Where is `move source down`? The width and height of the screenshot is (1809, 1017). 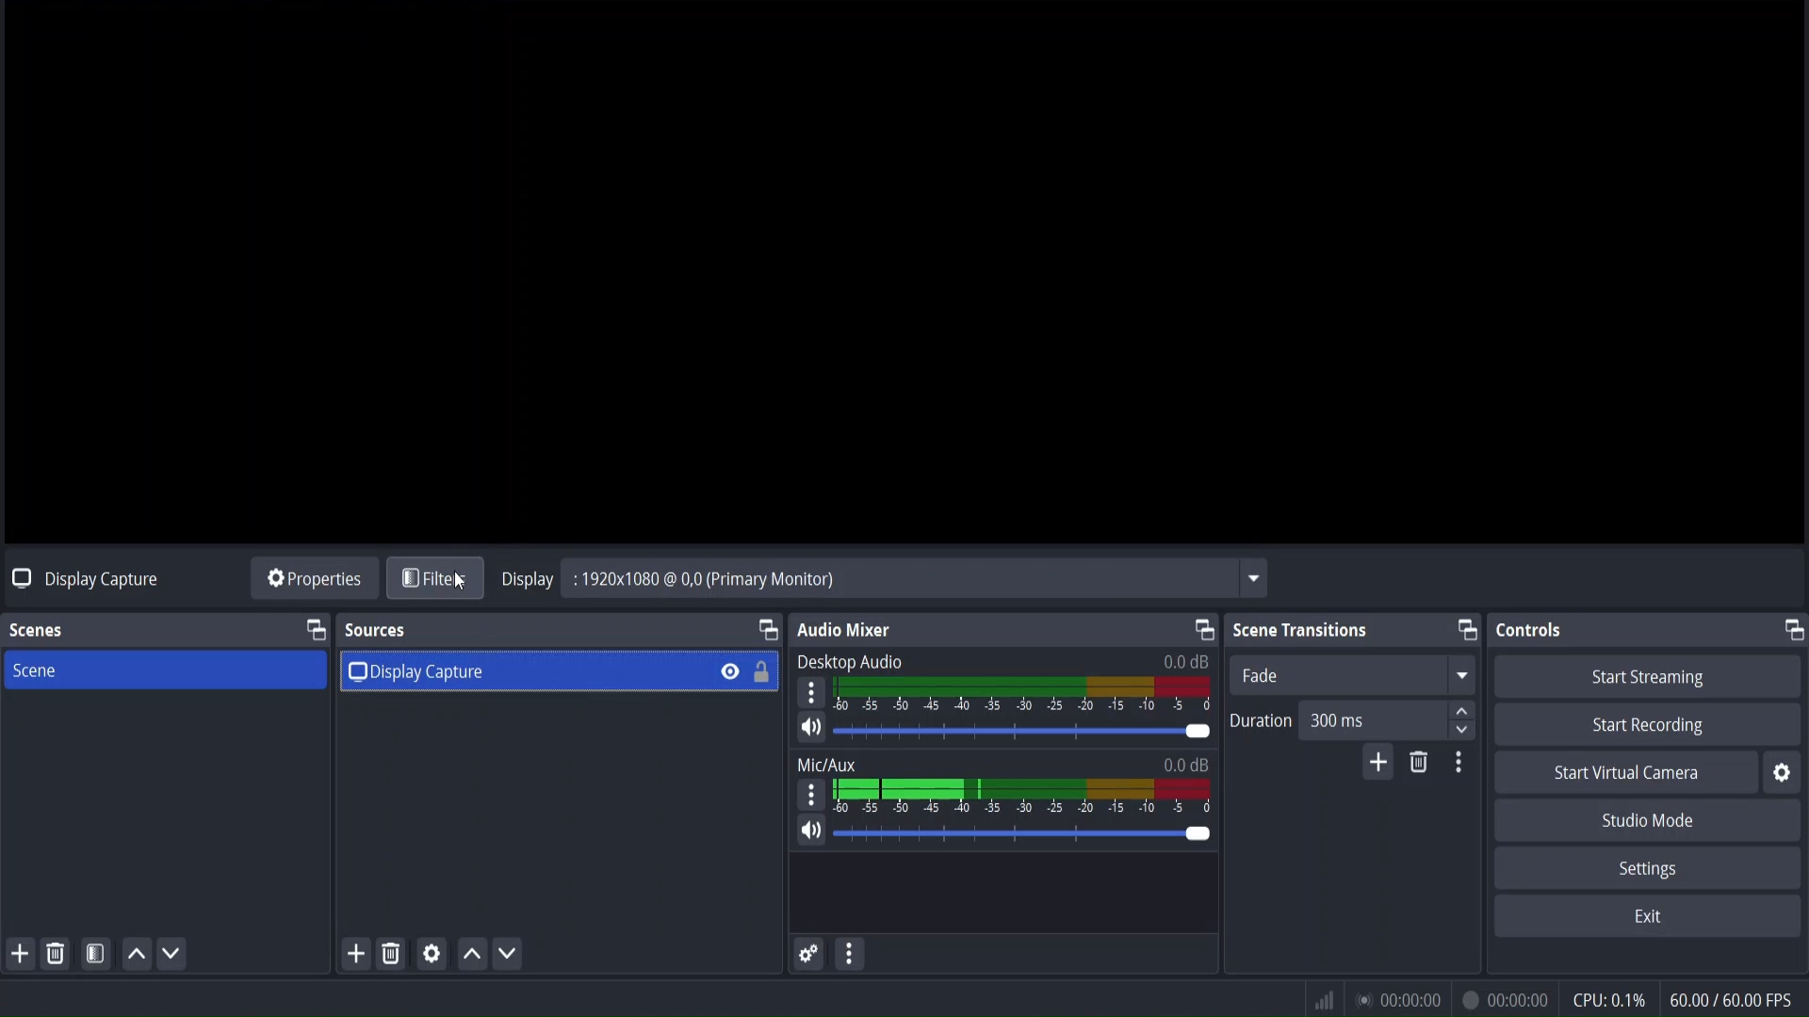 move source down is located at coordinates (508, 952).